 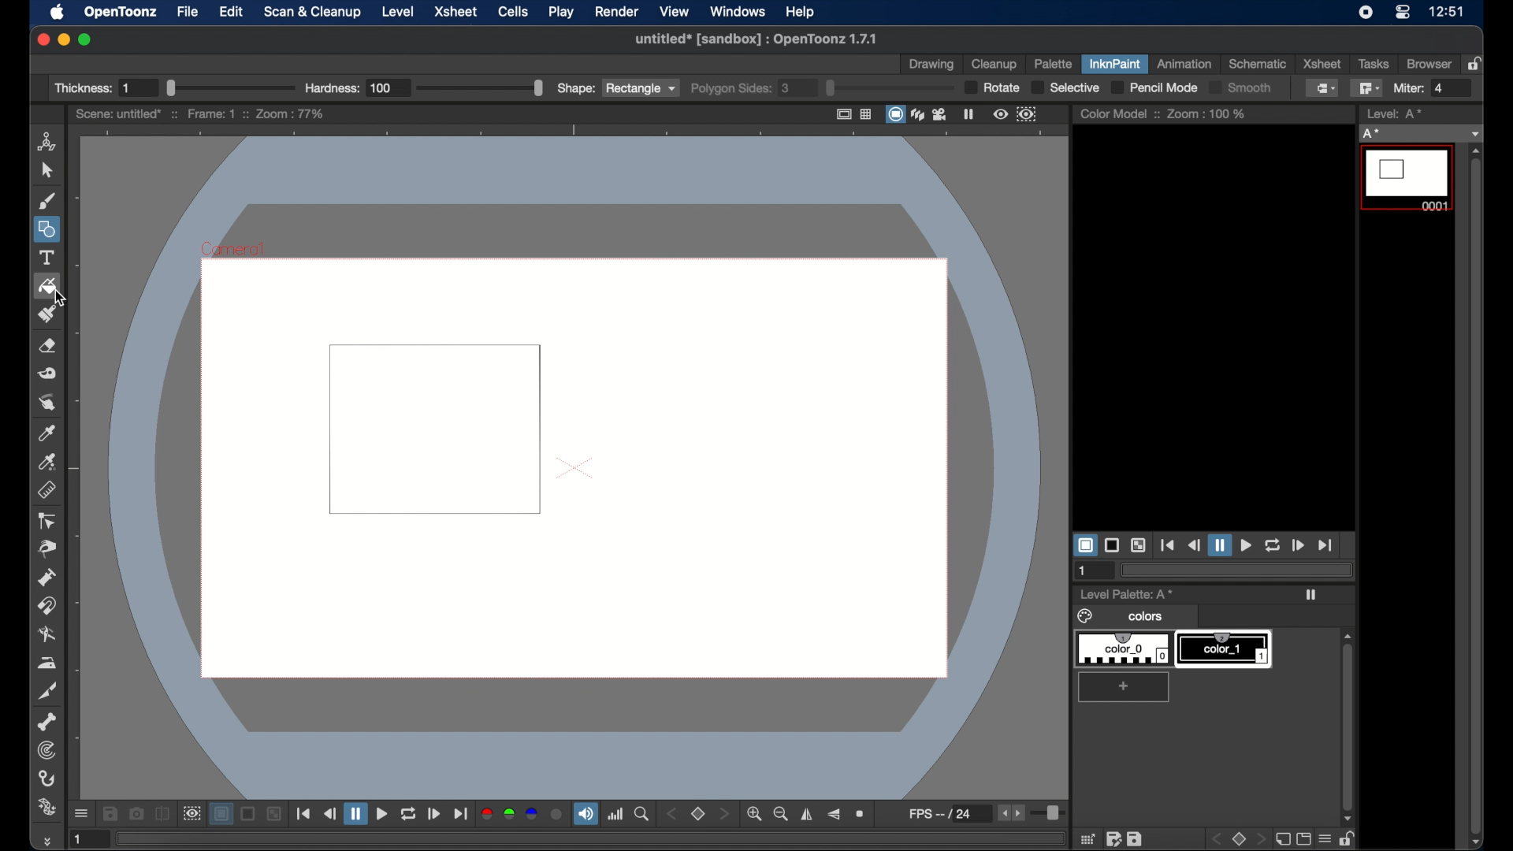 I want to click on sub camera view, so click(x=191, y=814).